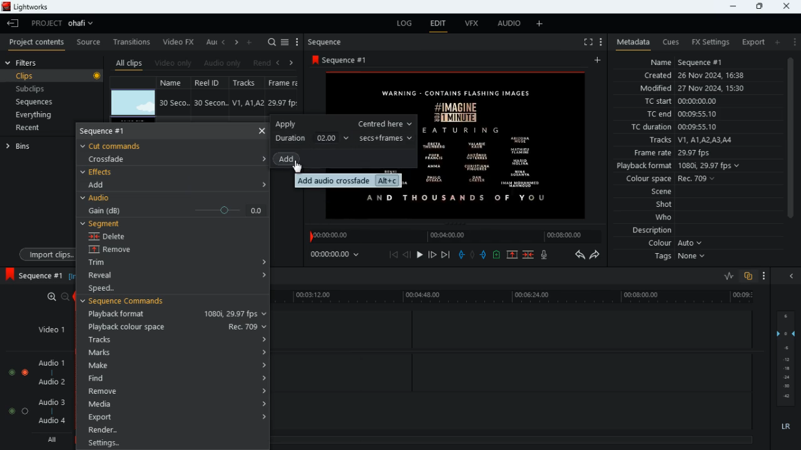 Image resolution: width=801 pixels, height=450 pixels. I want to click on project, so click(65, 23).